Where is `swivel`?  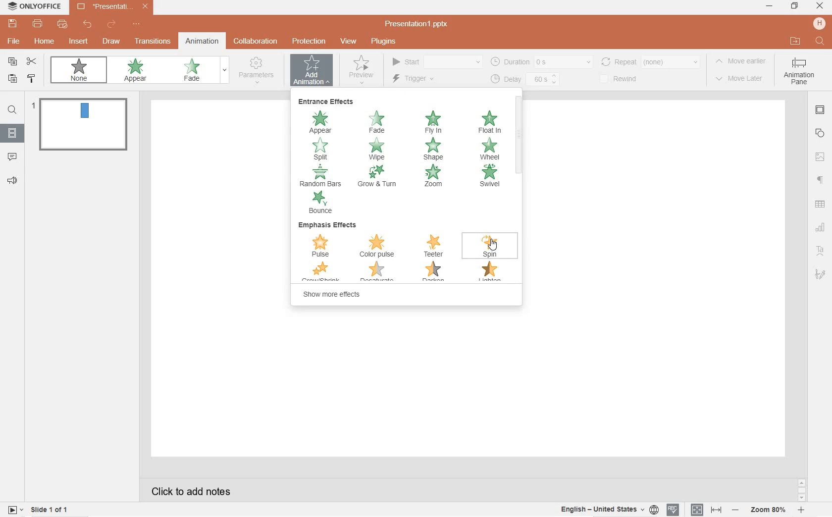
swivel is located at coordinates (488, 177).